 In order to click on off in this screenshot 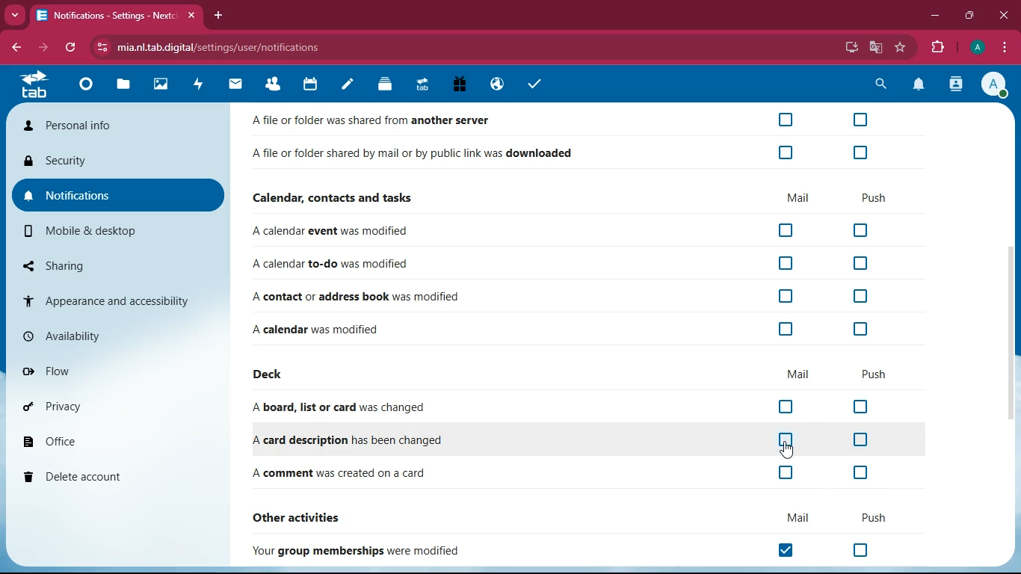, I will do `click(862, 407)`.